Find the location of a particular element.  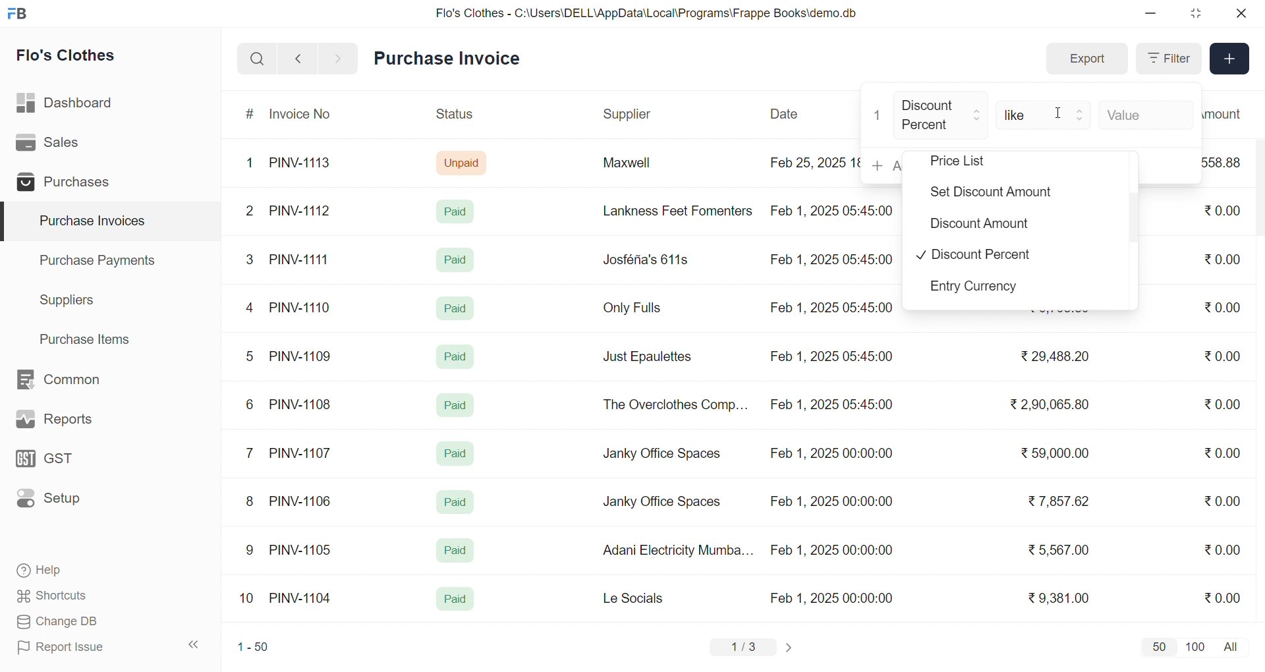

₹0.00 is located at coordinates (1226, 451).